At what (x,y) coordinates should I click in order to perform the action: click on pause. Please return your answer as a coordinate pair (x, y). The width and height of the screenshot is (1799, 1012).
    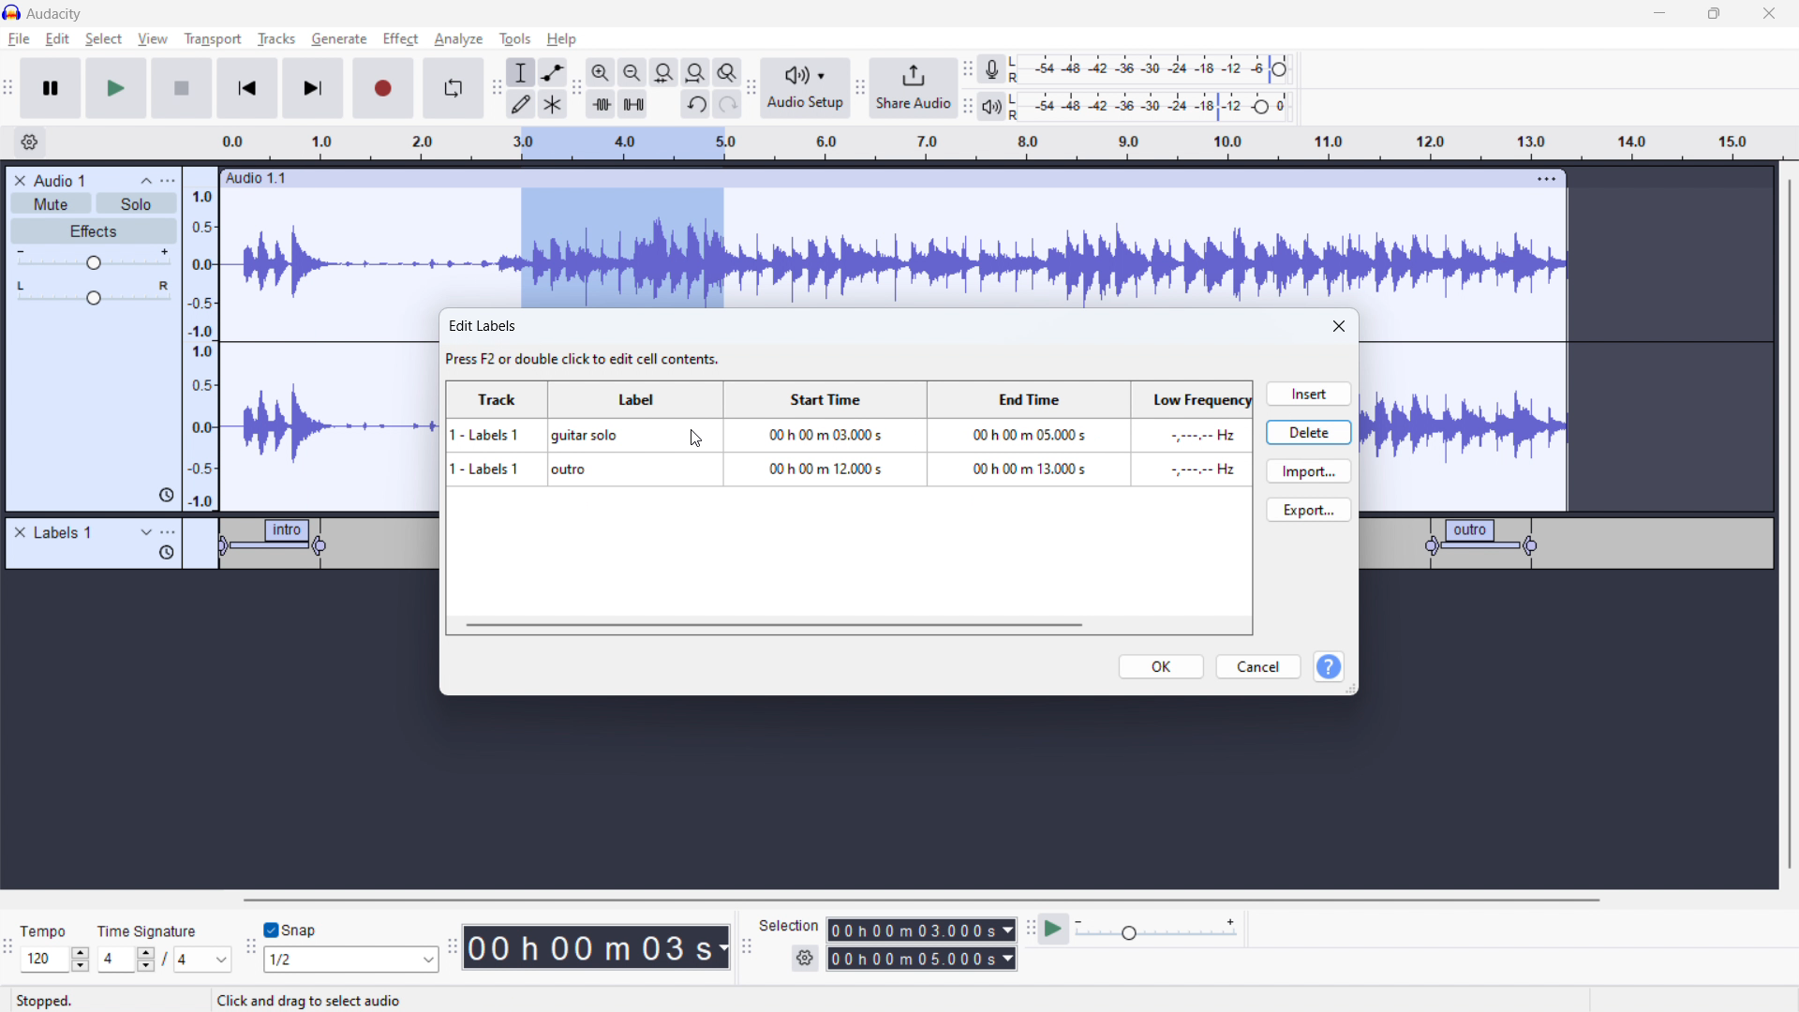
    Looking at the image, I should click on (51, 89).